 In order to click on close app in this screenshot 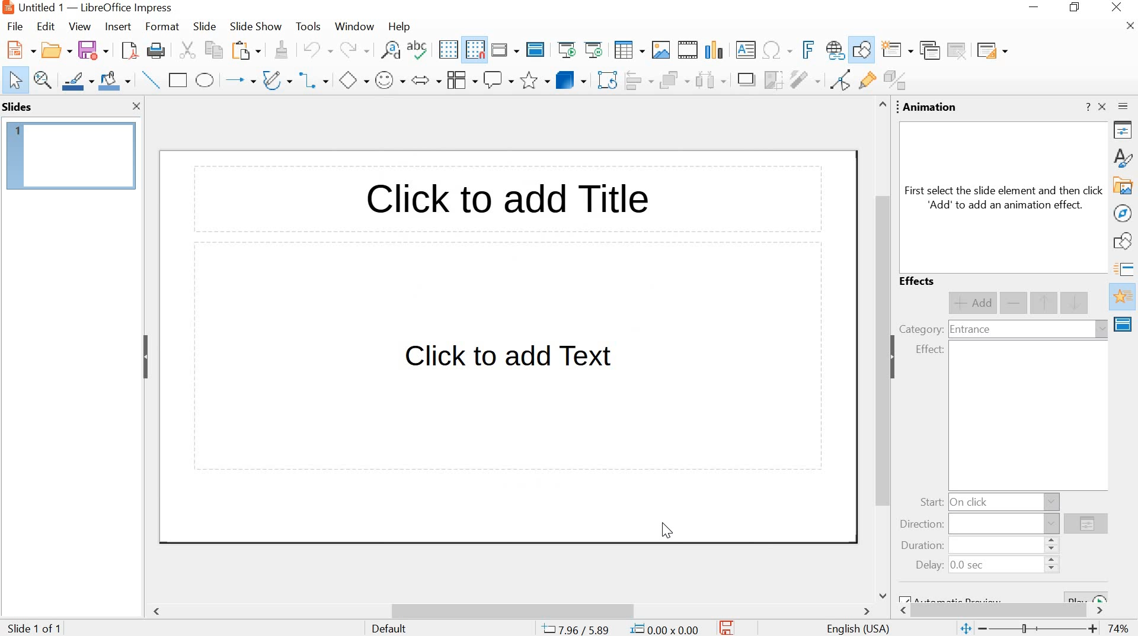, I will do `click(1118, 8)`.